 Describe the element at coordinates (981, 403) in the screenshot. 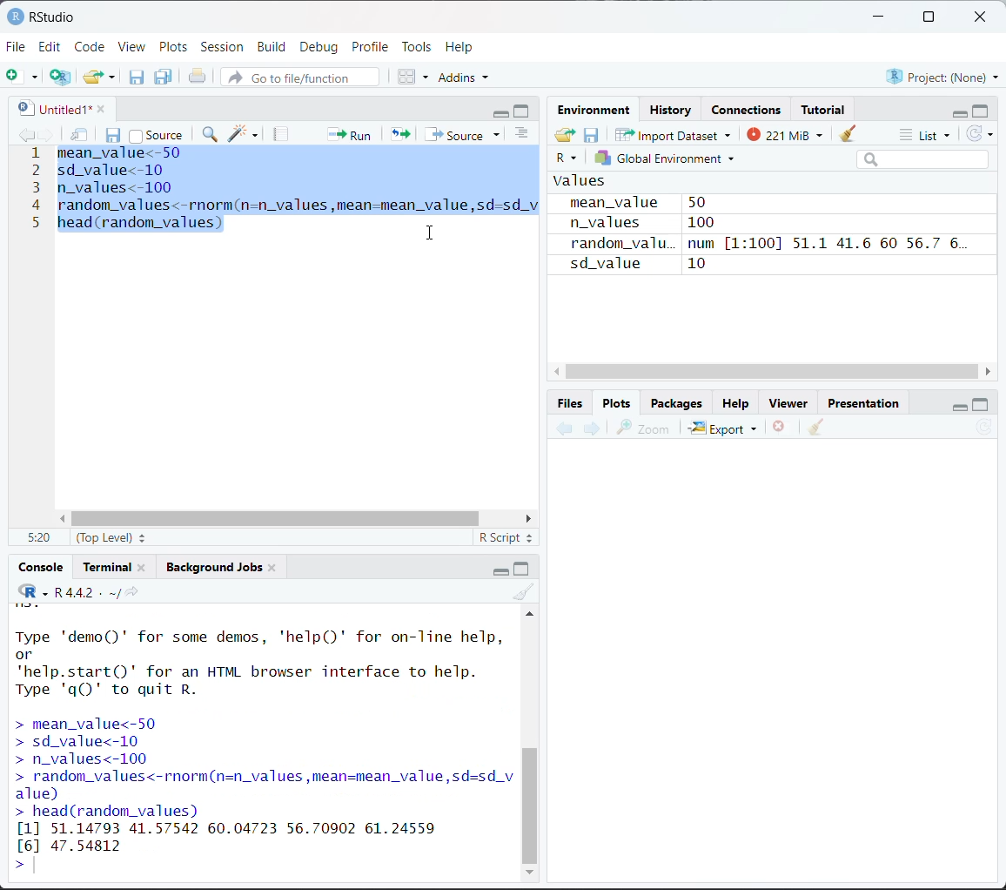

I see `maximize` at that location.